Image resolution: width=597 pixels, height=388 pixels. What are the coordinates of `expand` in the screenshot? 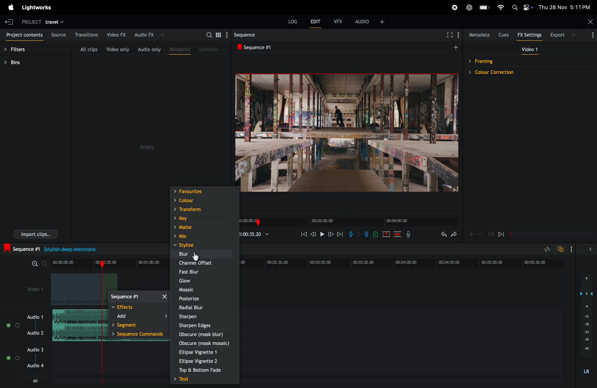 It's located at (589, 250).